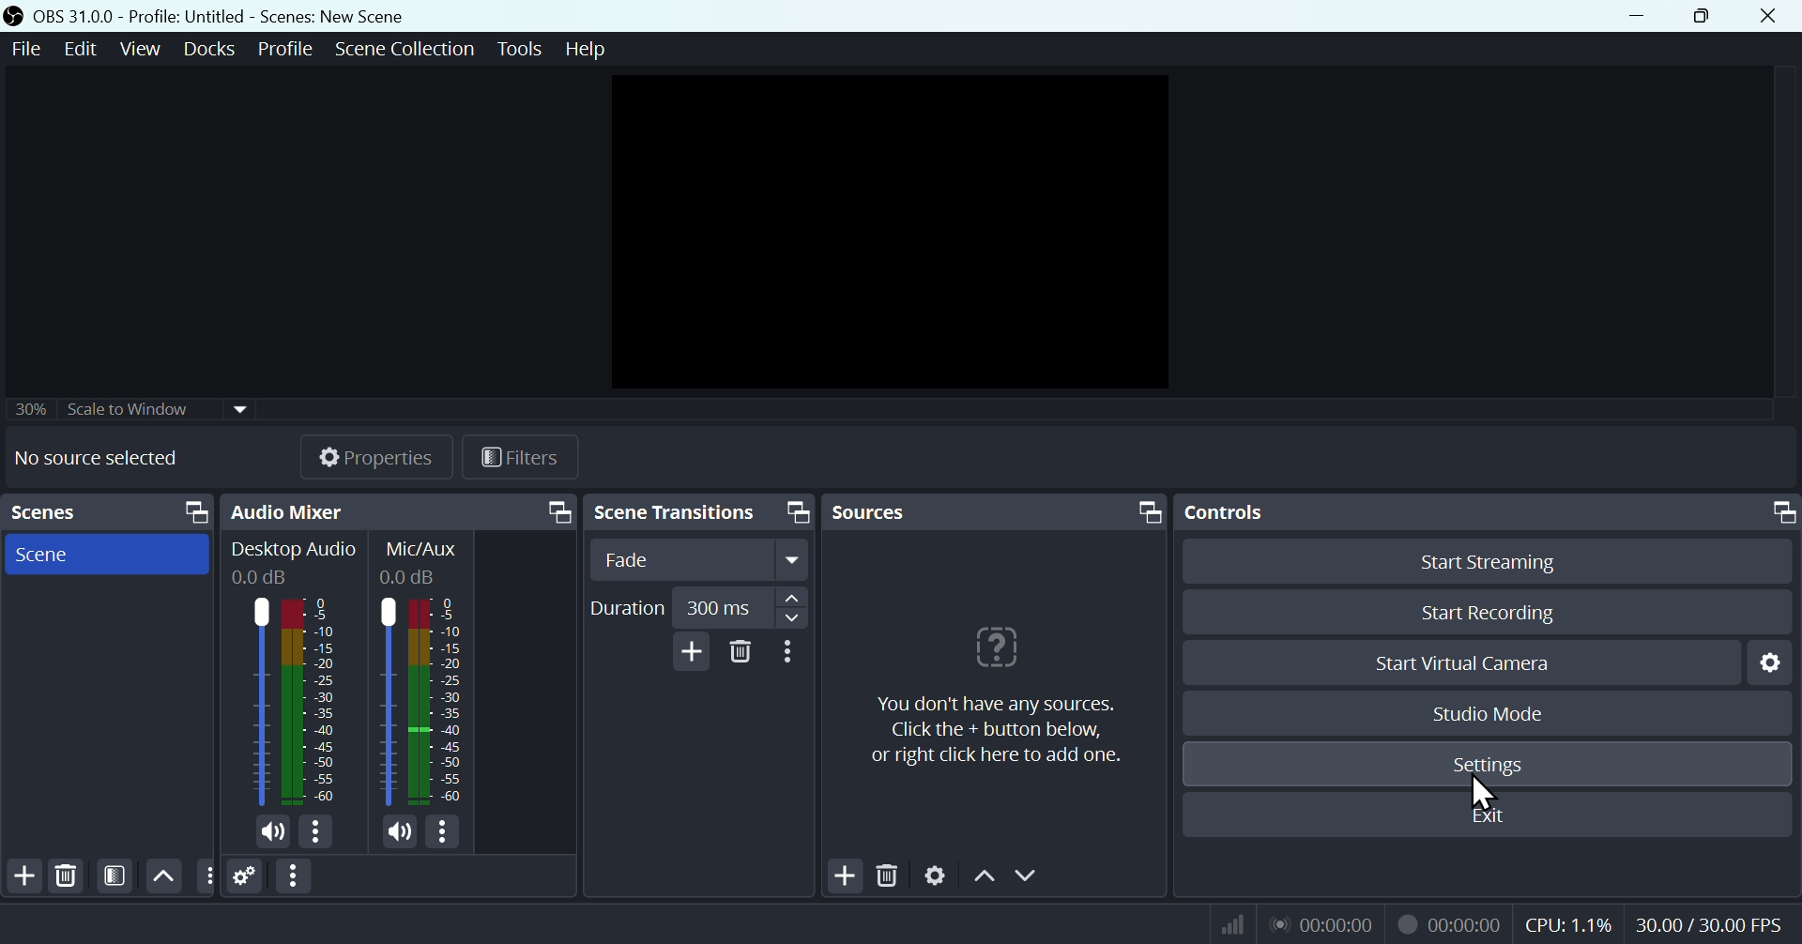 This screenshot has height=944, width=1802. What do you see at coordinates (1000, 510) in the screenshot?
I see `Sources` at bounding box center [1000, 510].